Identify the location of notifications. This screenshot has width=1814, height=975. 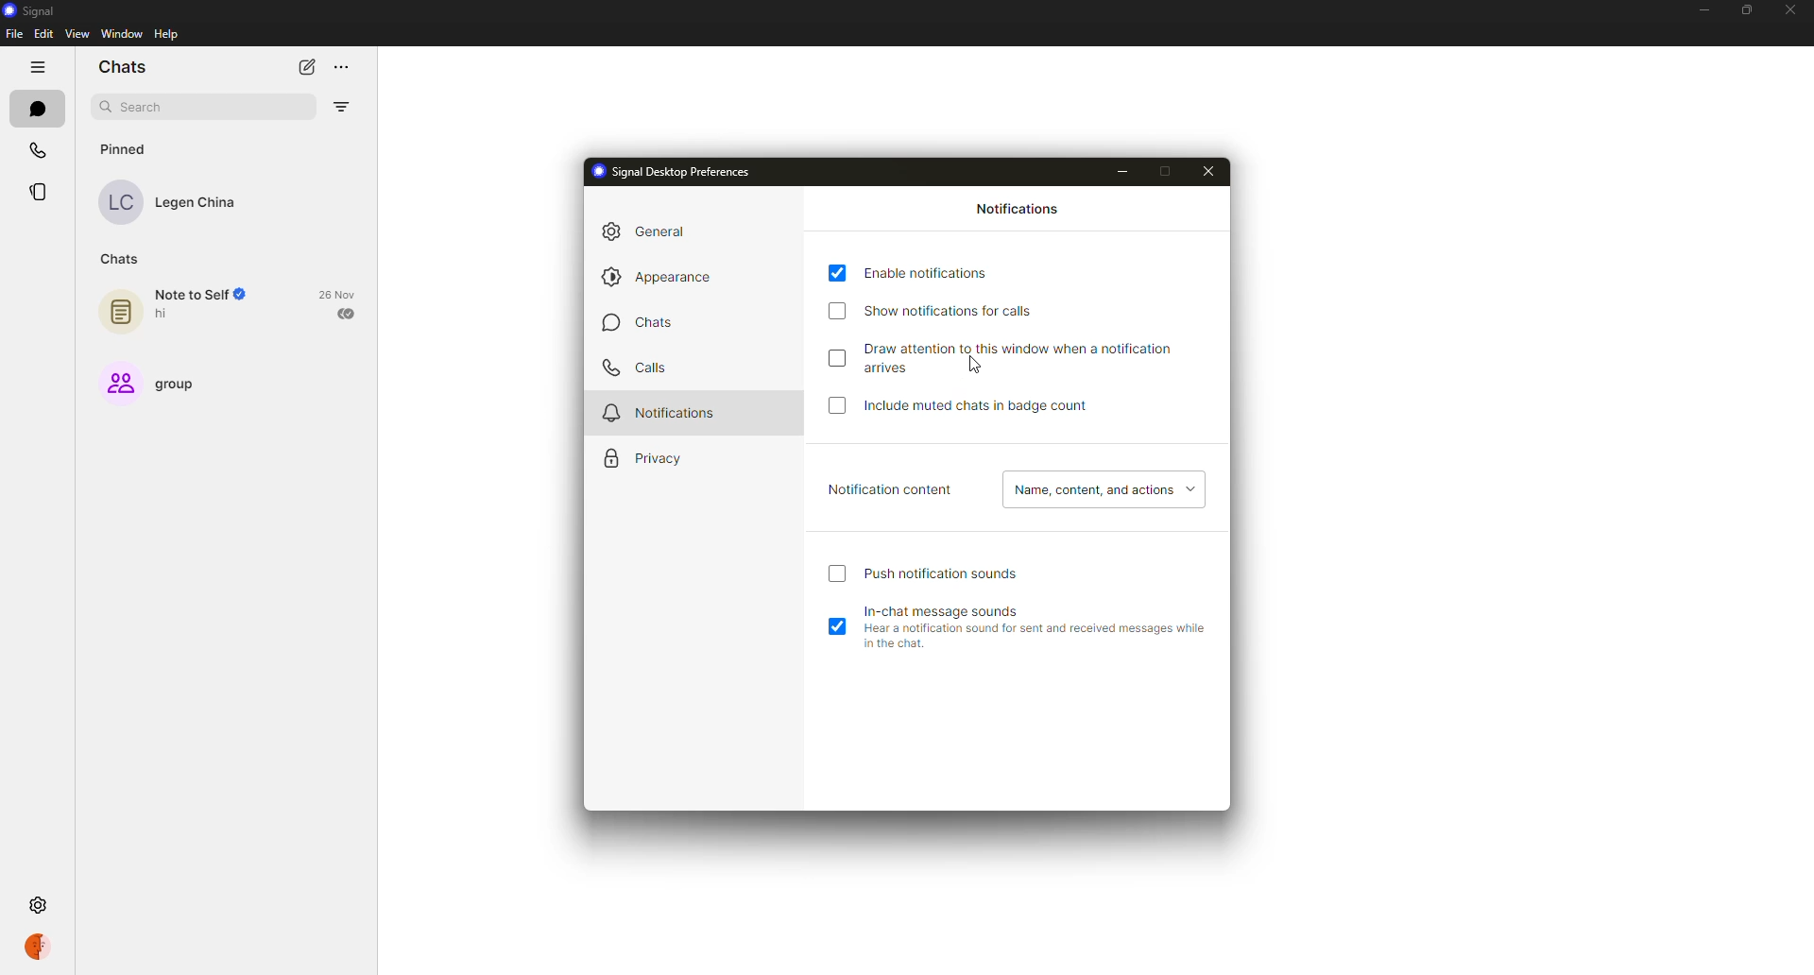
(1012, 207).